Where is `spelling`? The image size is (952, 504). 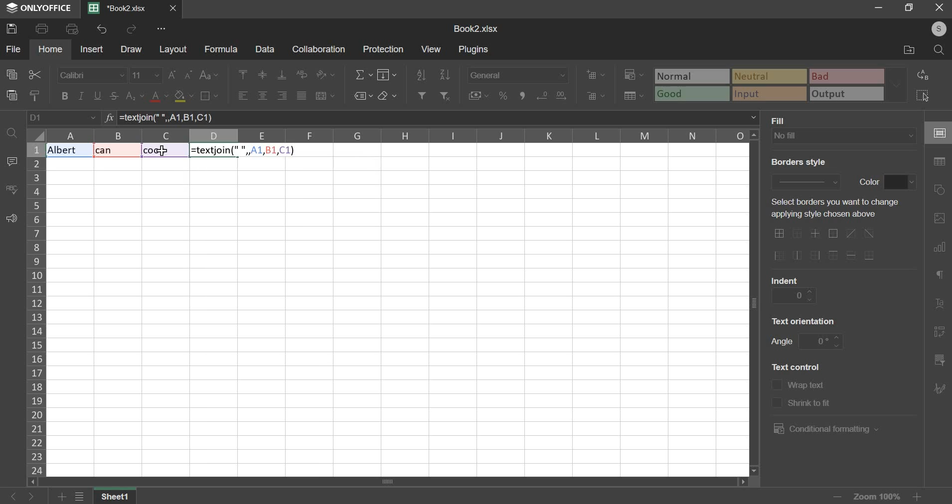
spelling is located at coordinates (11, 189).